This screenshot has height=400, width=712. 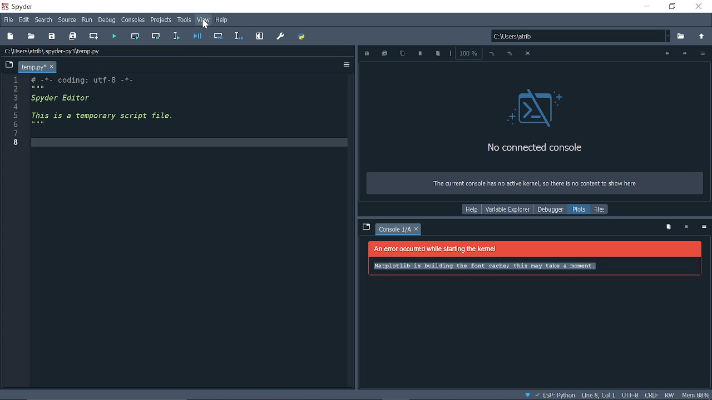 What do you see at coordinates (68, 20) in the screenshot?
I see `Source` at bounding box center [68, 20].